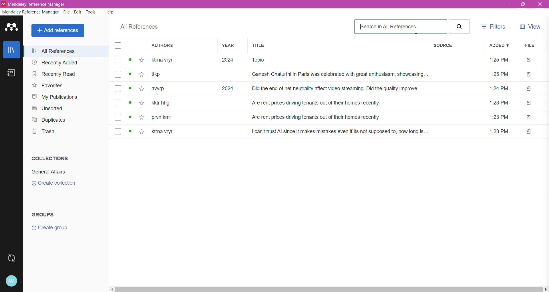 This screenshot has width=549, height=292. I want to click on Mendeley Reference Manager, so click(35, 4).